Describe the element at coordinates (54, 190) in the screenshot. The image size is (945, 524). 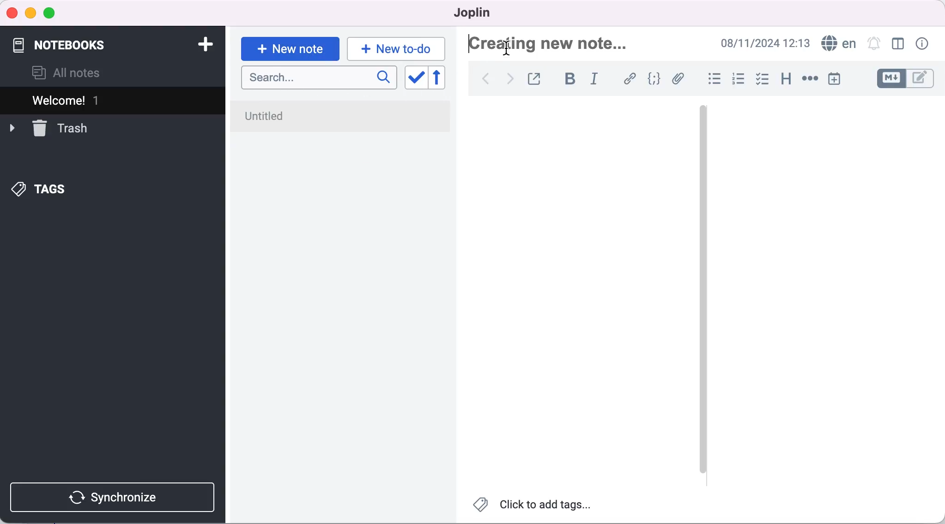
I see `tags` at that location.